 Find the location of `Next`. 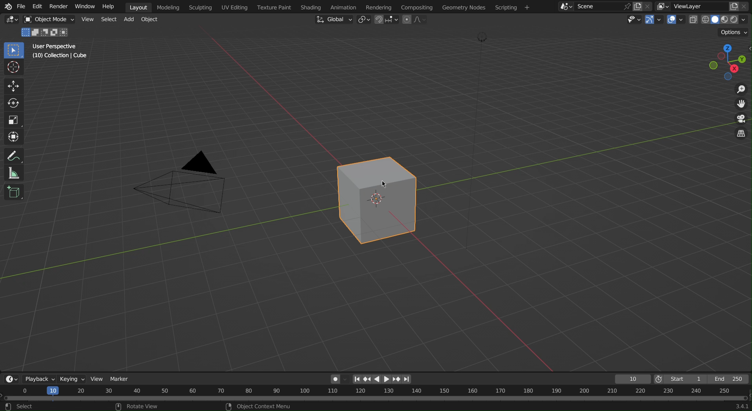

Next is located at coordinates (397, 379).